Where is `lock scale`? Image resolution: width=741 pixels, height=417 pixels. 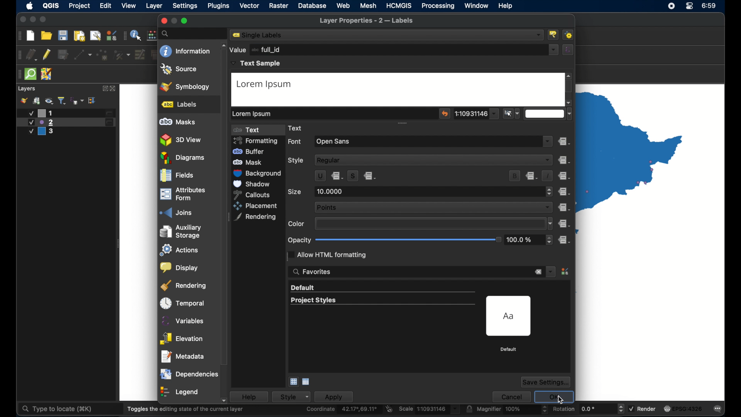
lock scale is located at coordinates (469, 409).